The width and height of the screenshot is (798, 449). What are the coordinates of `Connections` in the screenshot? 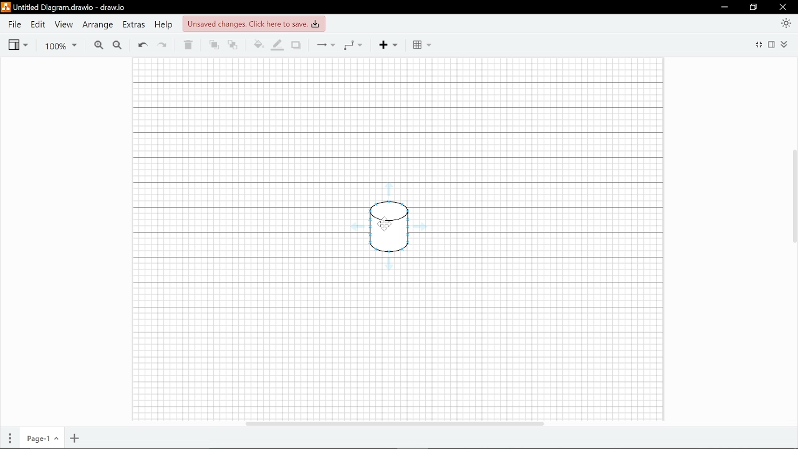 It's located at (324, 45).